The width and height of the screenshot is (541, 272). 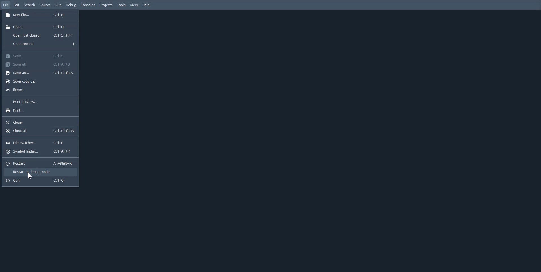 What do you see at coordinates (40, 35) in the screenshot?
I see `Open last closed` at bounding box center [40, 35].